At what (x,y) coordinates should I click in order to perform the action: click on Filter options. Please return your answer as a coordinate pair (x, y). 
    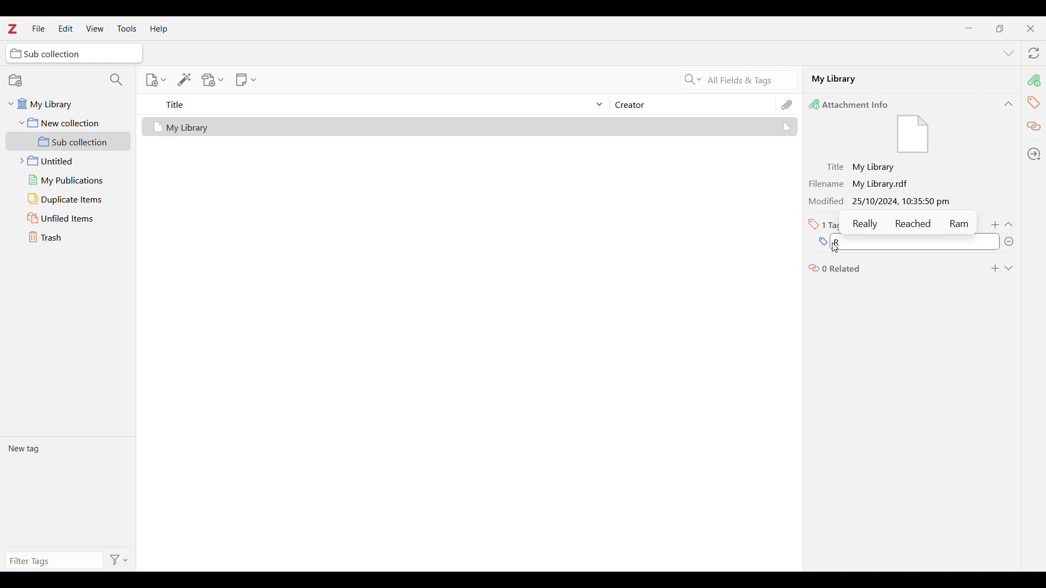
    Looking at the image, I should click on (119, 561).